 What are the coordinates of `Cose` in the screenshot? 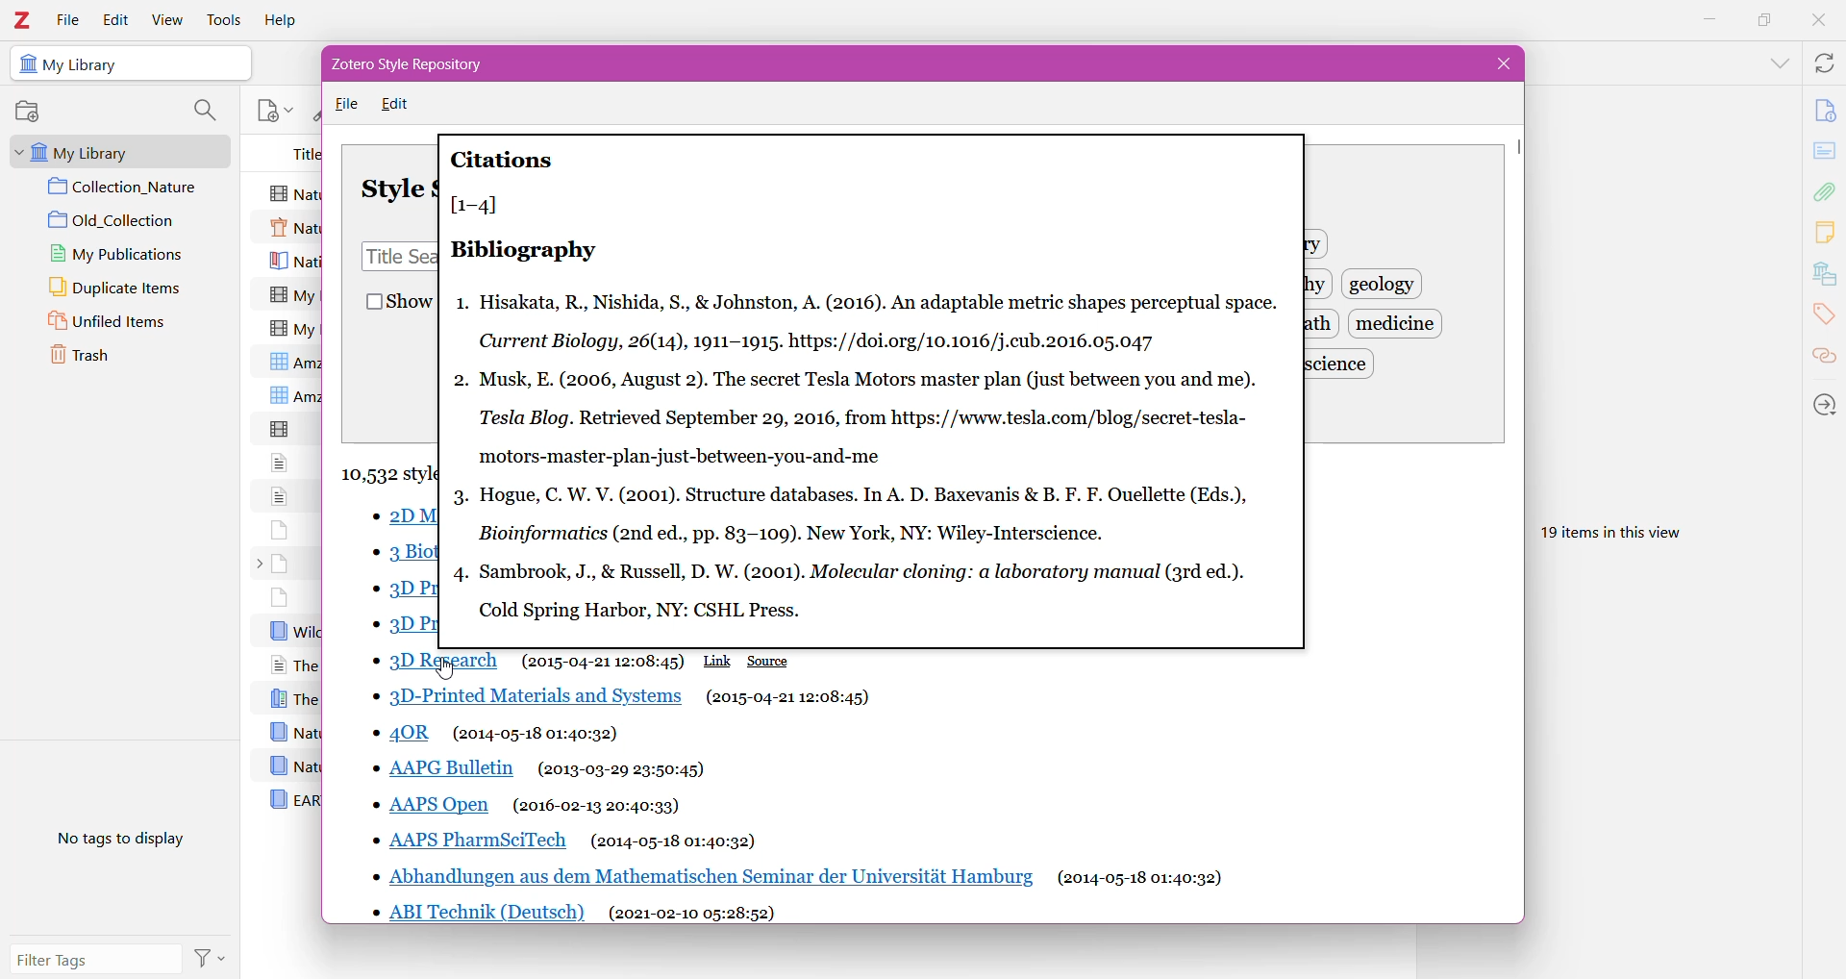 It's located at (1500, 63).